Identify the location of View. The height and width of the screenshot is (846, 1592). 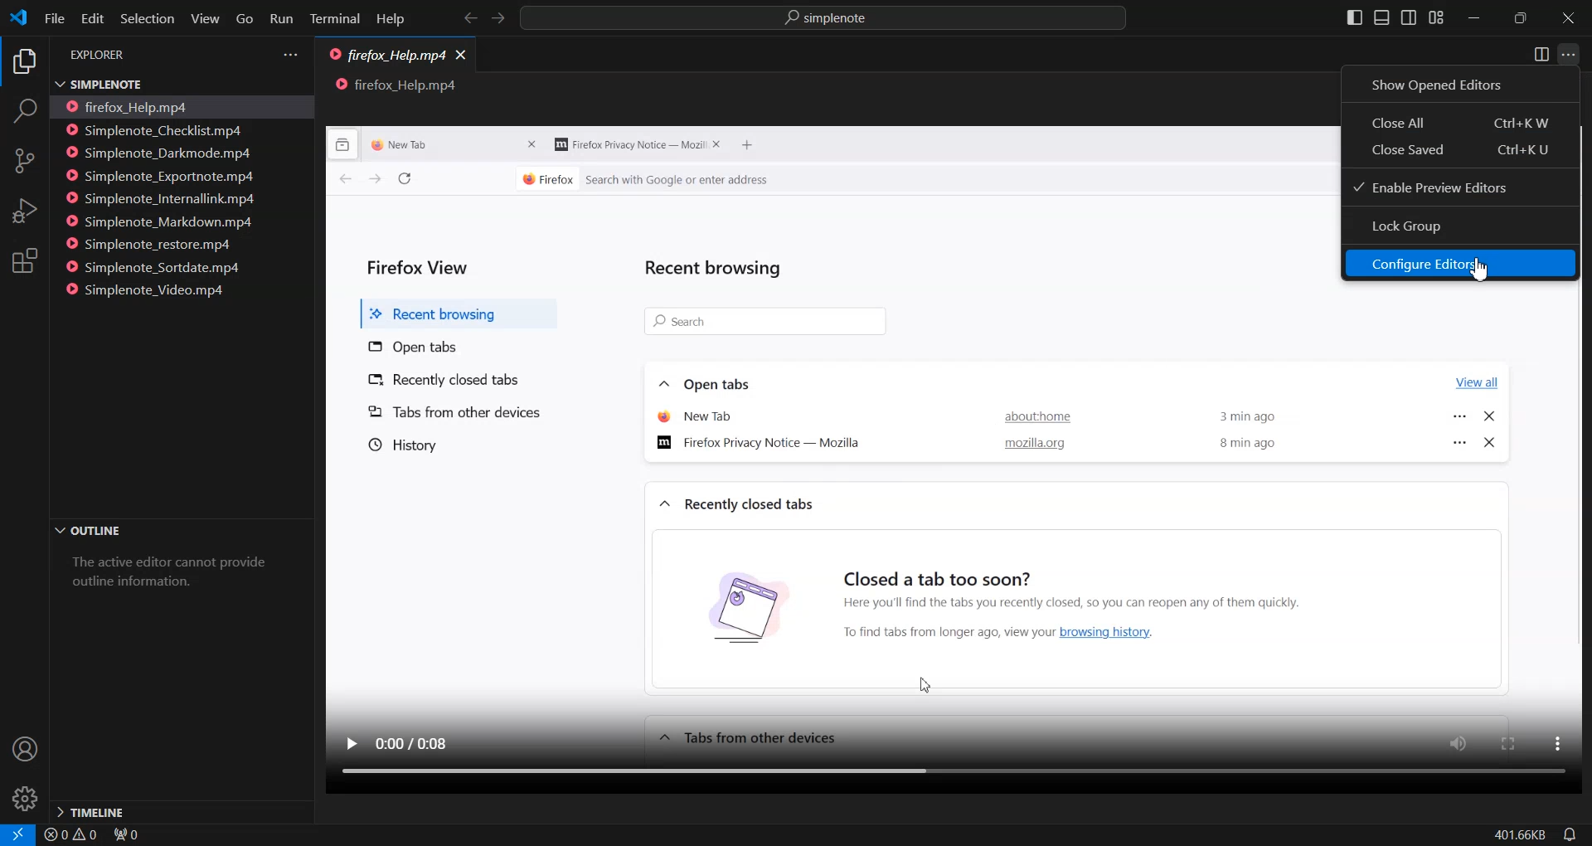
(205, 18).